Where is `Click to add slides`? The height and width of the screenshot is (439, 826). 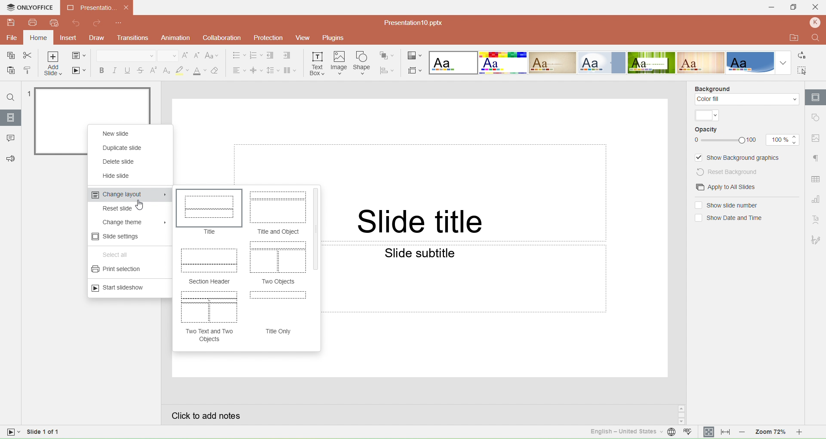 Click to add slides is located at coordinates (417, 414).